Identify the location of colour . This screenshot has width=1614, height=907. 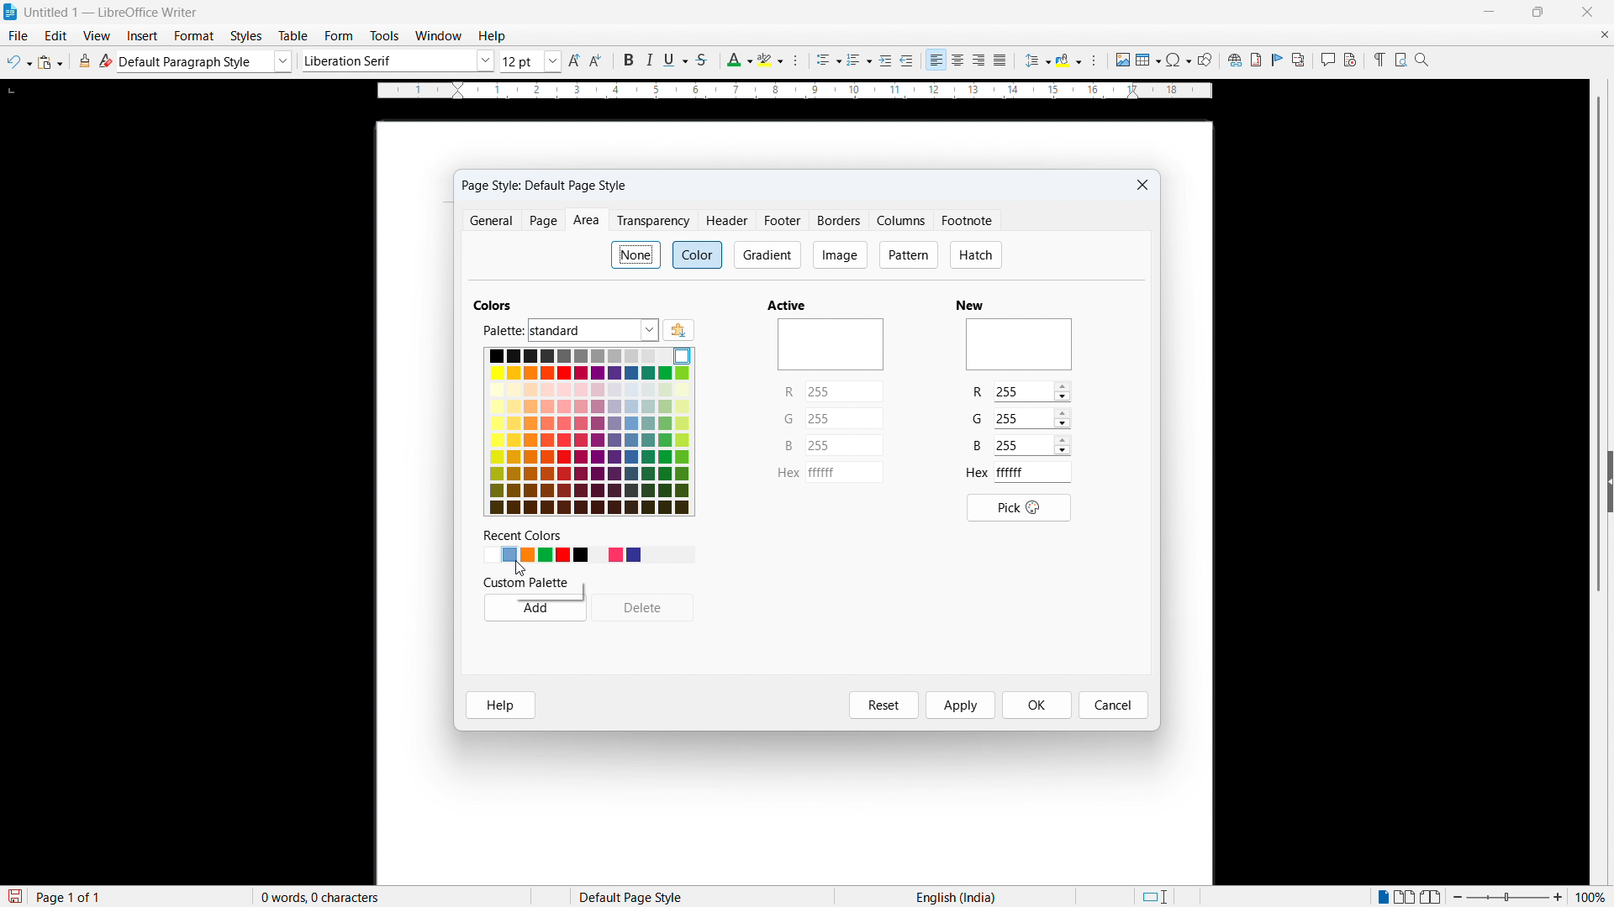
(697, 254).